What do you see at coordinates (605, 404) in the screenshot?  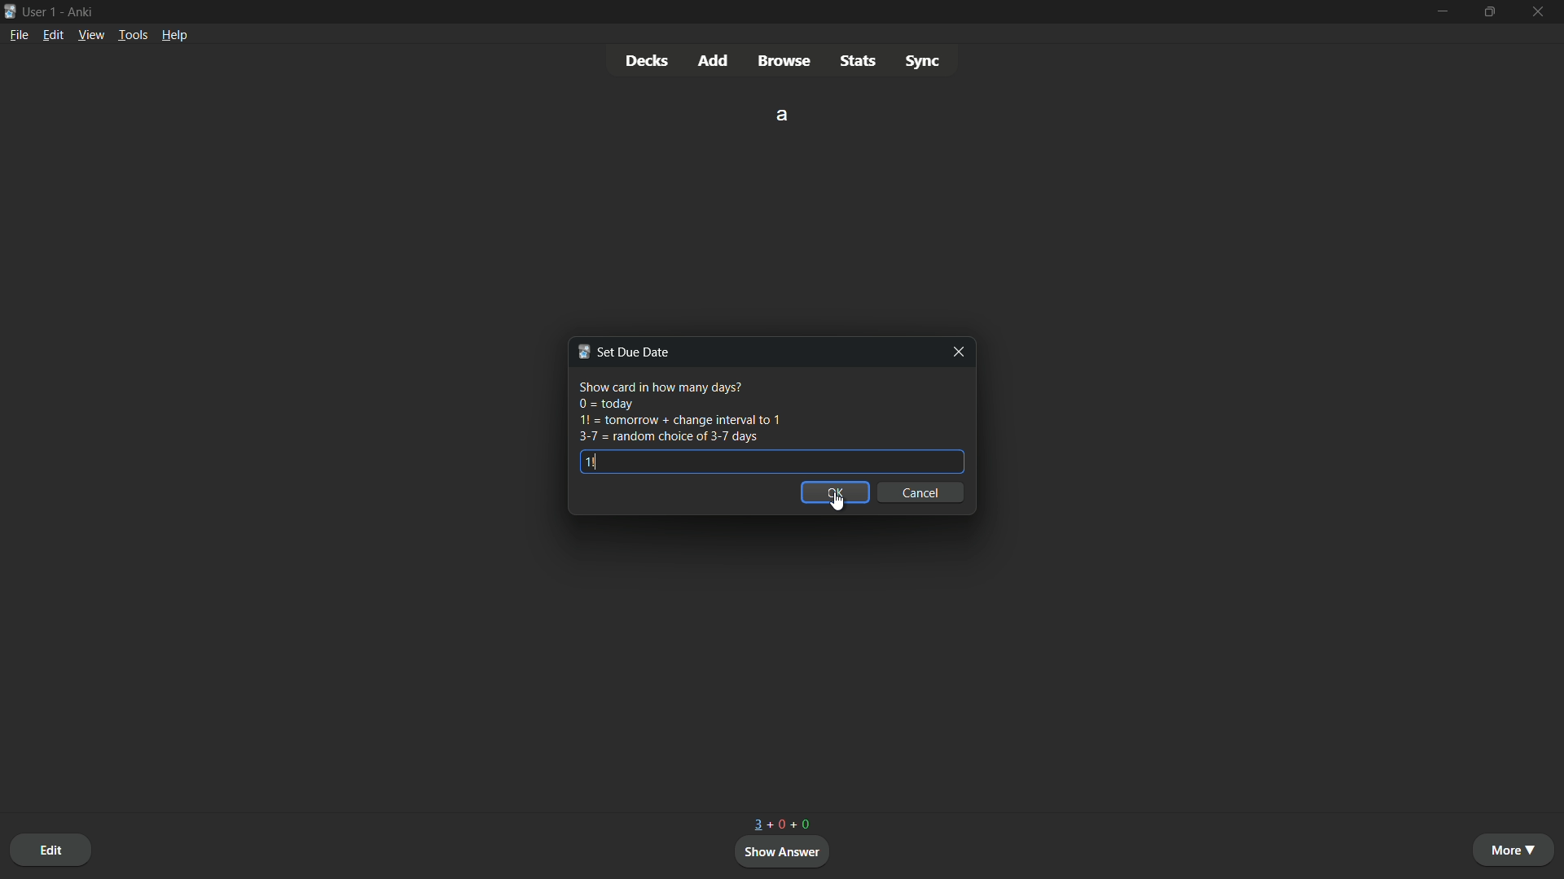 I see `0=today` at bounding box center [605, 404].